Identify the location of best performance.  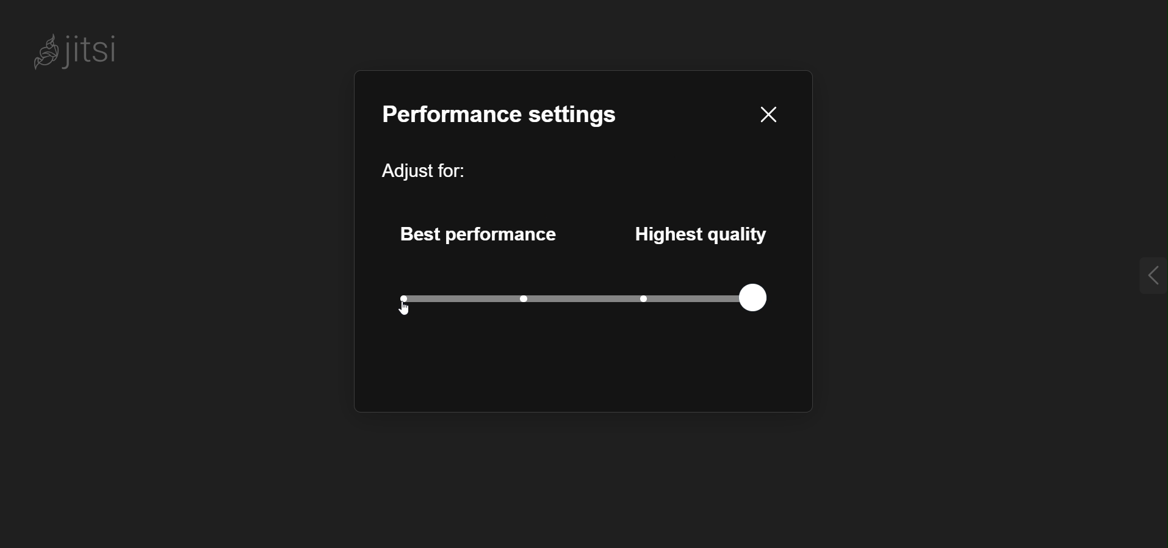
(477, 230).